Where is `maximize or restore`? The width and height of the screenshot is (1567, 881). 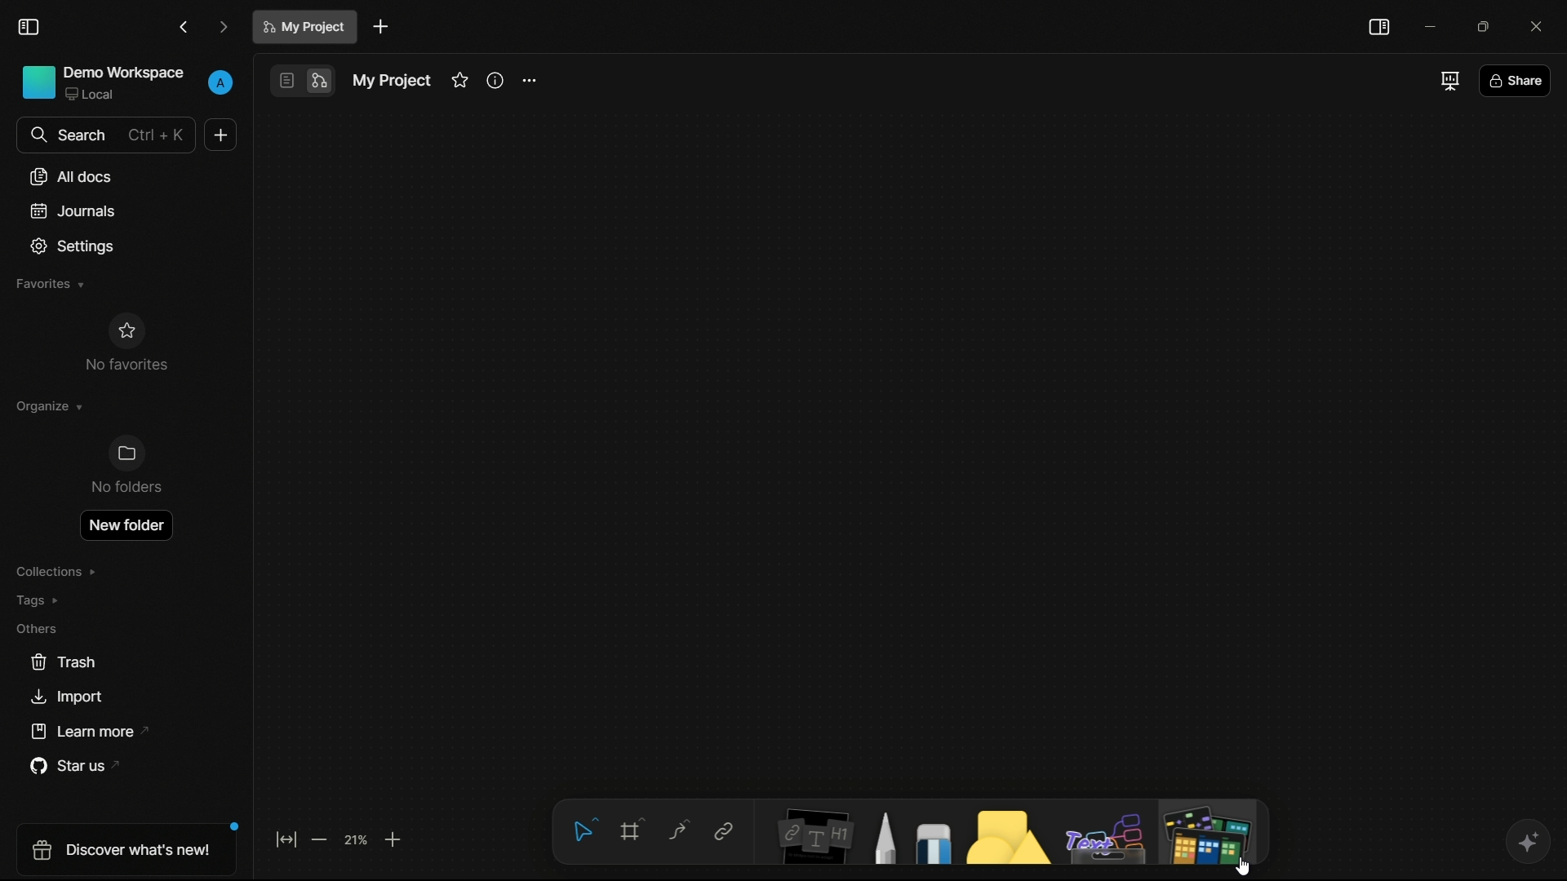
maximize or restore is located at coordinates (1481, 24).